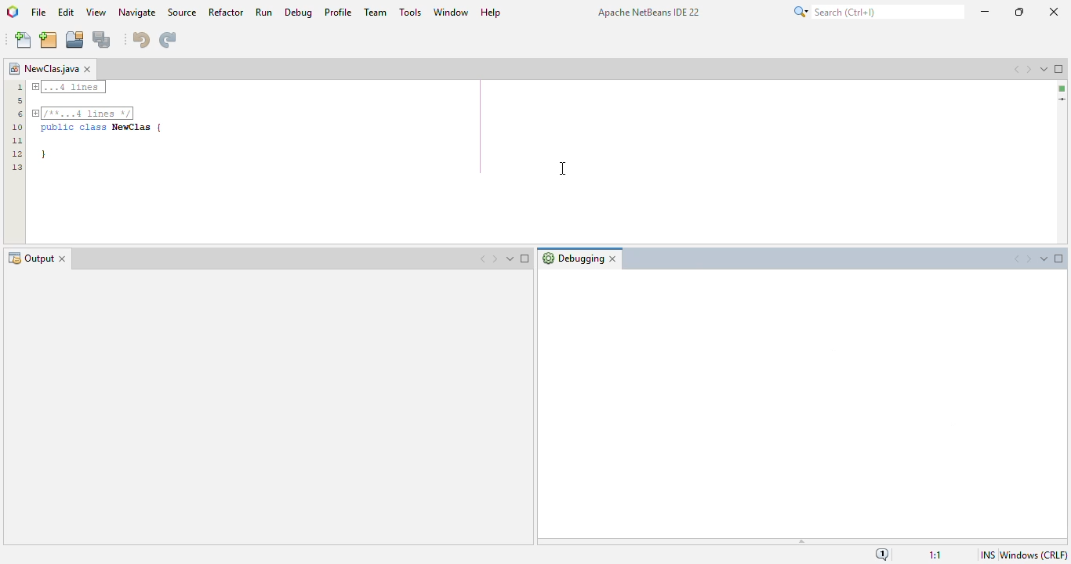 This screenshot has height=564, width=1071. Describe the element at coordinates (883, 554) in the screenshot. I see `notifications` at that location.